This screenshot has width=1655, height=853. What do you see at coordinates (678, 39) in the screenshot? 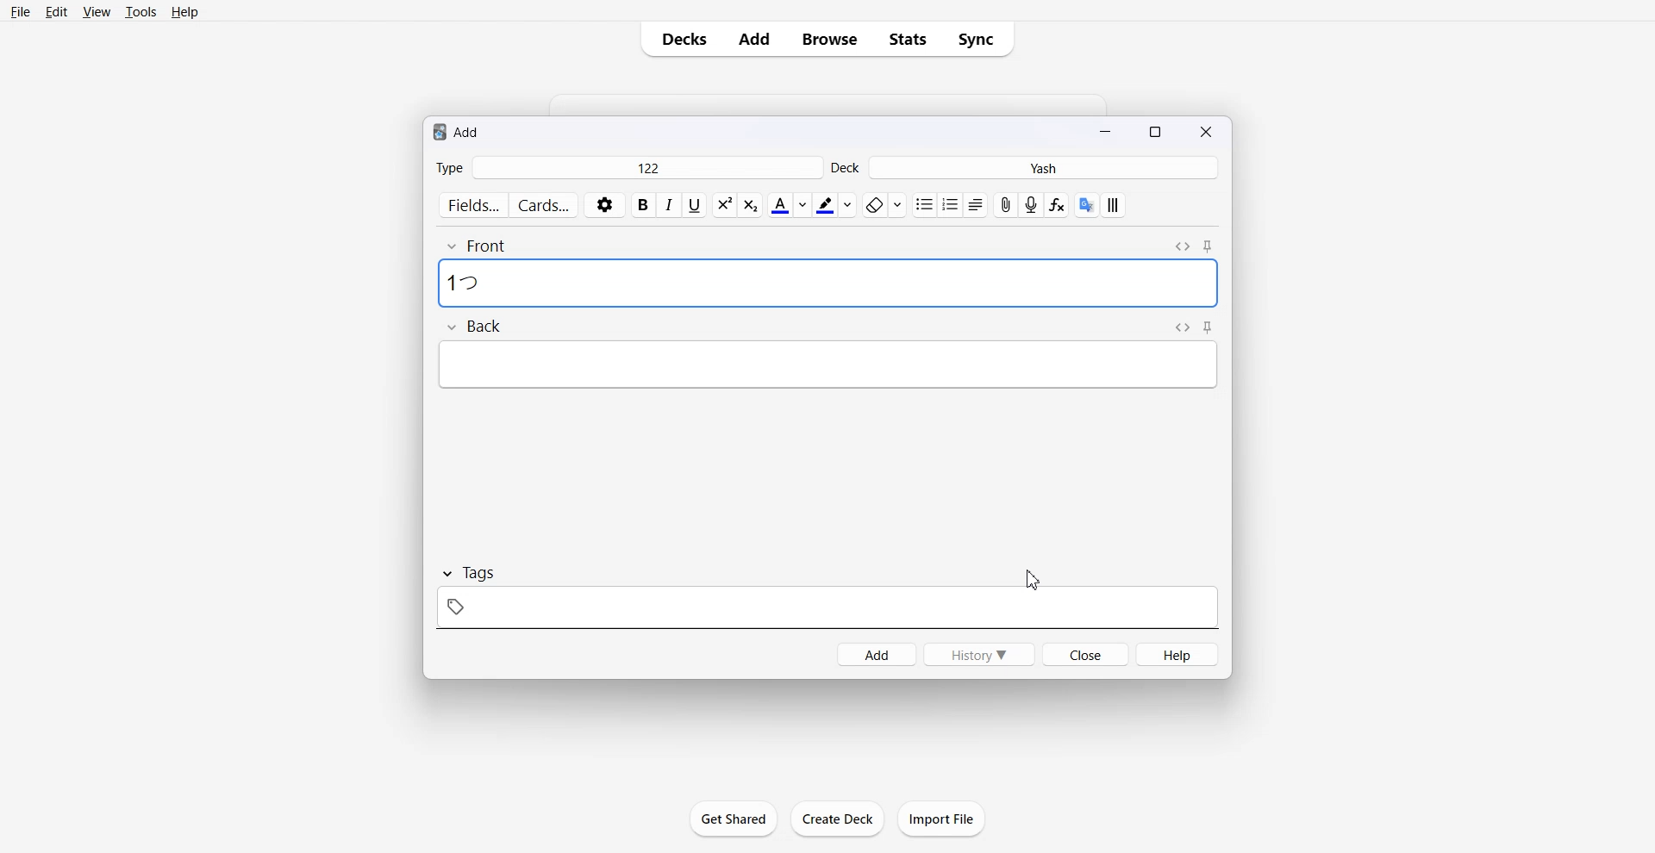
I see `Decks` at bounding box center [678, 39].